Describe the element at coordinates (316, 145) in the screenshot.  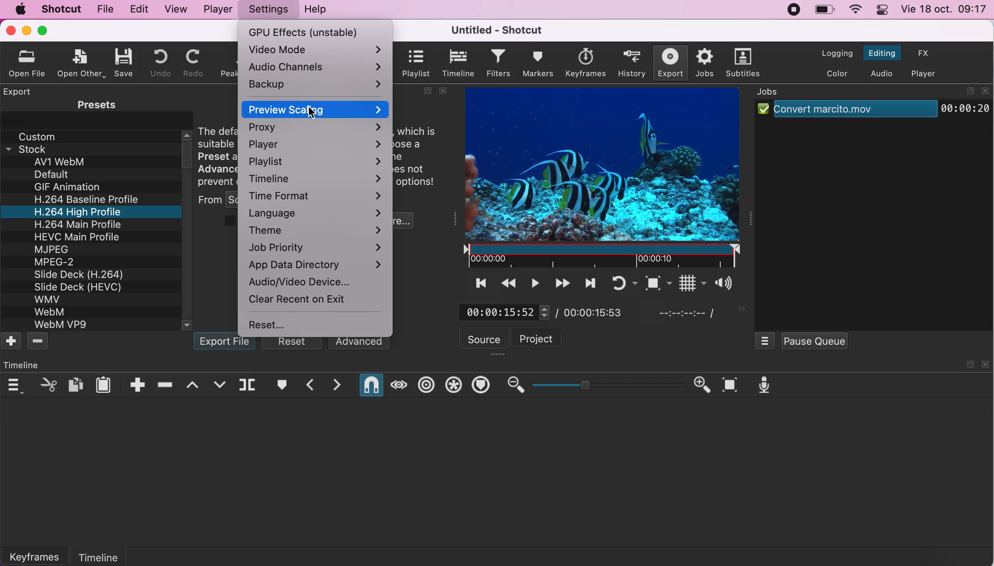
I see `player` at that location.